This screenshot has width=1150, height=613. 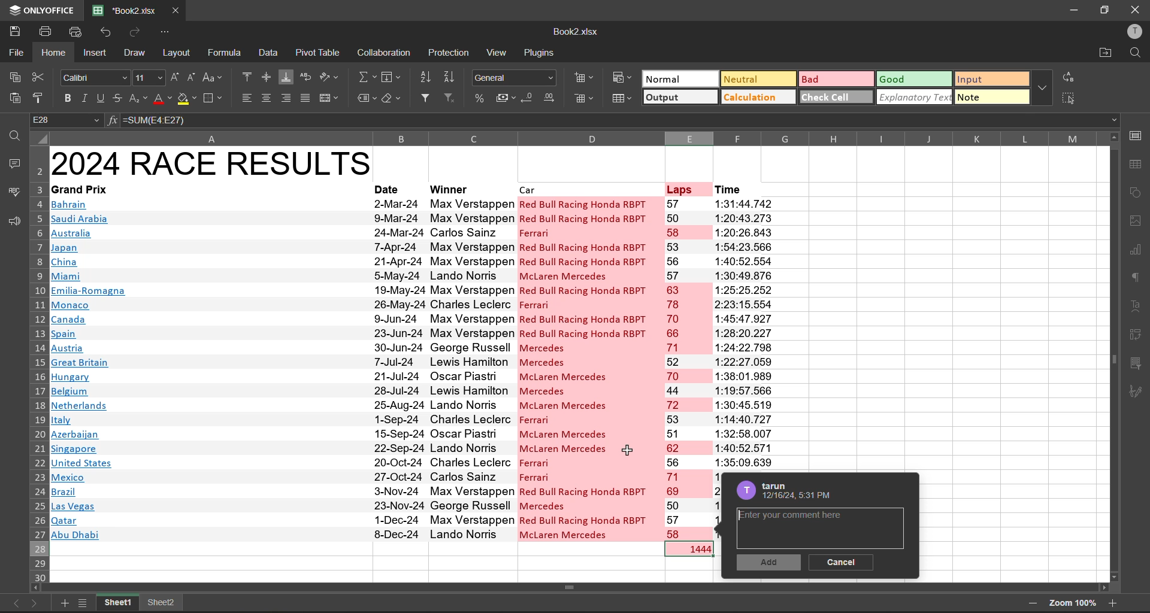 What do you see at coordinates (1135, 279) in the screenshot?
I see `paragraph ` at bounding box center [1135, 279].